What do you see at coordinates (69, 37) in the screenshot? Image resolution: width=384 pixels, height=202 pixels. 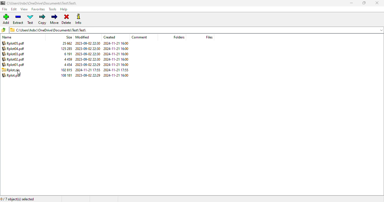 I see `size` at bounding box center [69, 37].